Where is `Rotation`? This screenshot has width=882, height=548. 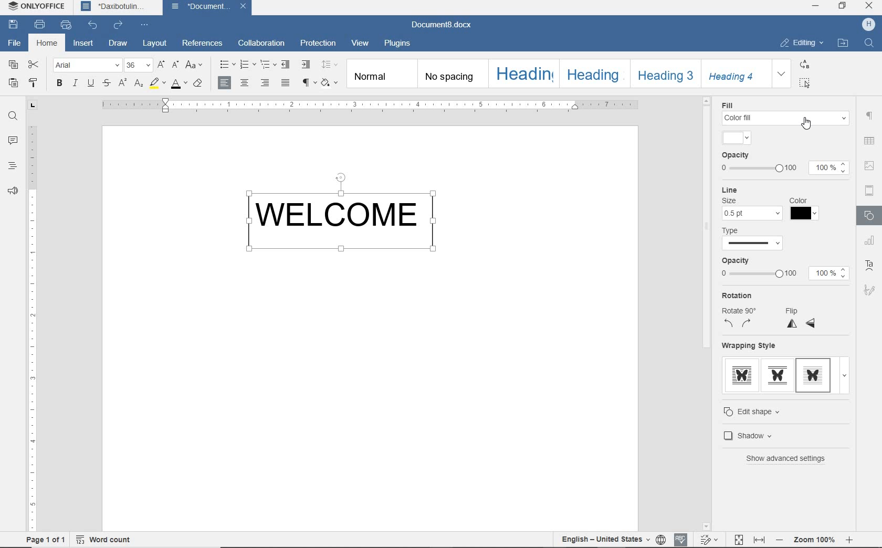 Rotation is located at coordinates (737, 296).